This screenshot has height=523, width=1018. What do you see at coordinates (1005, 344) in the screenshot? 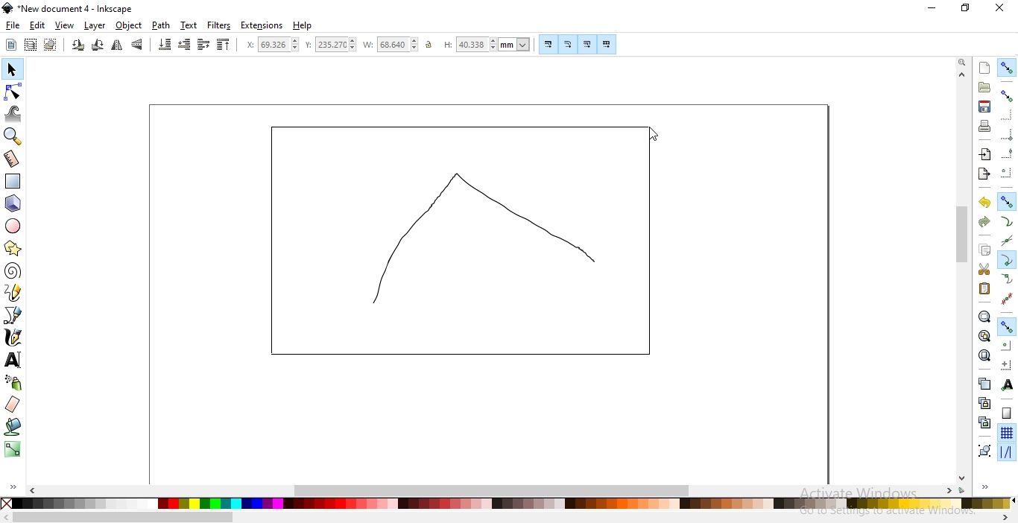
I see `snap centers of objects` at bounding box center [1005, 344].